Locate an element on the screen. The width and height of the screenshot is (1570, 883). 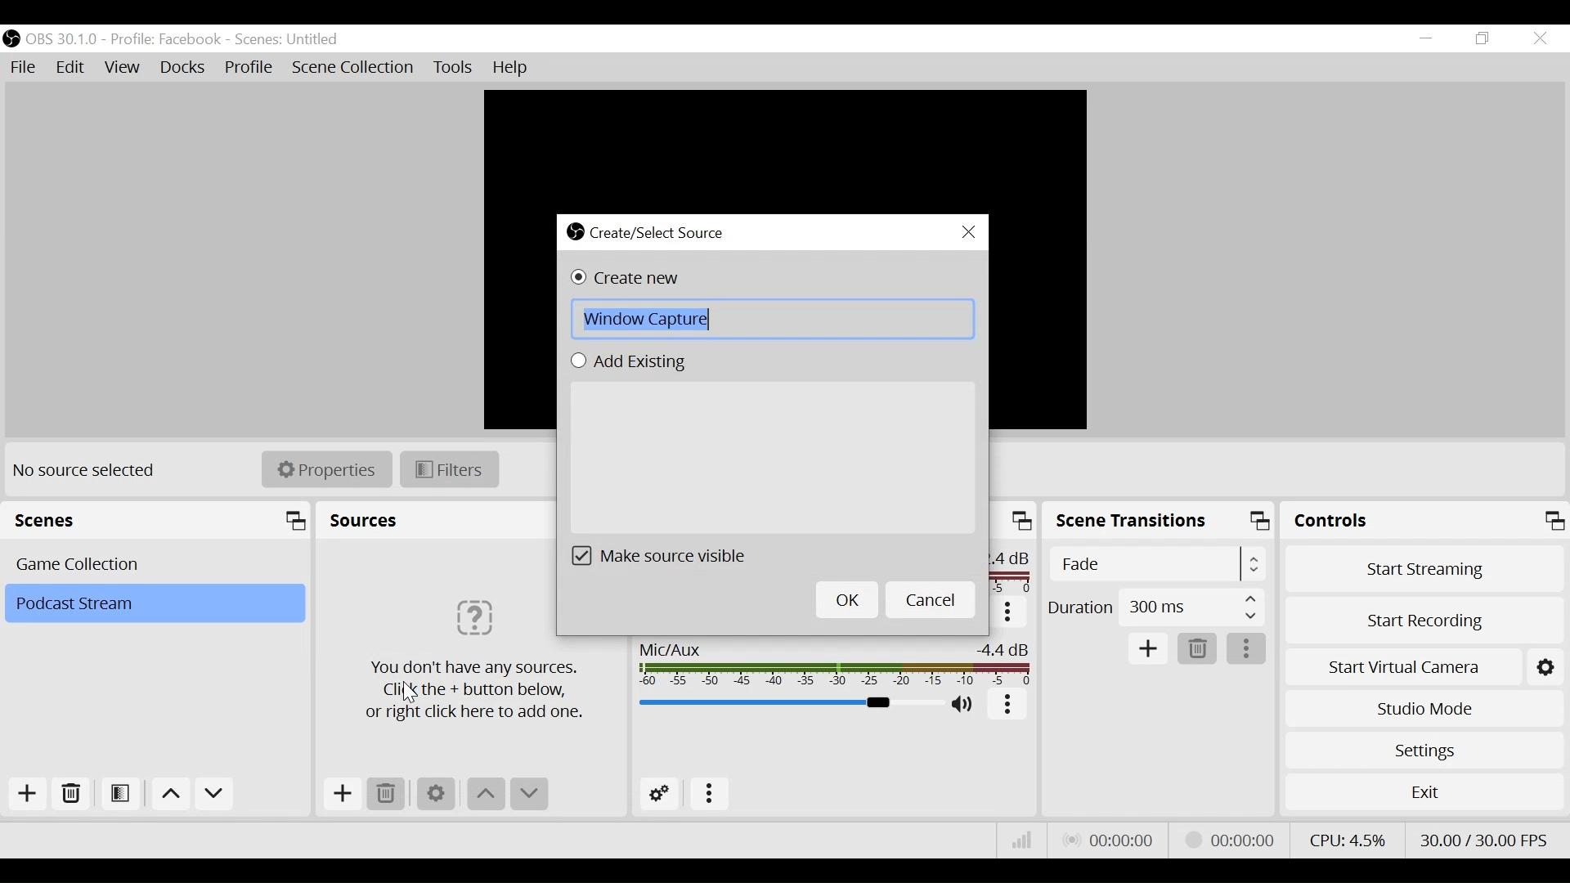
Bitrate is located at coordinates (1020, 840).